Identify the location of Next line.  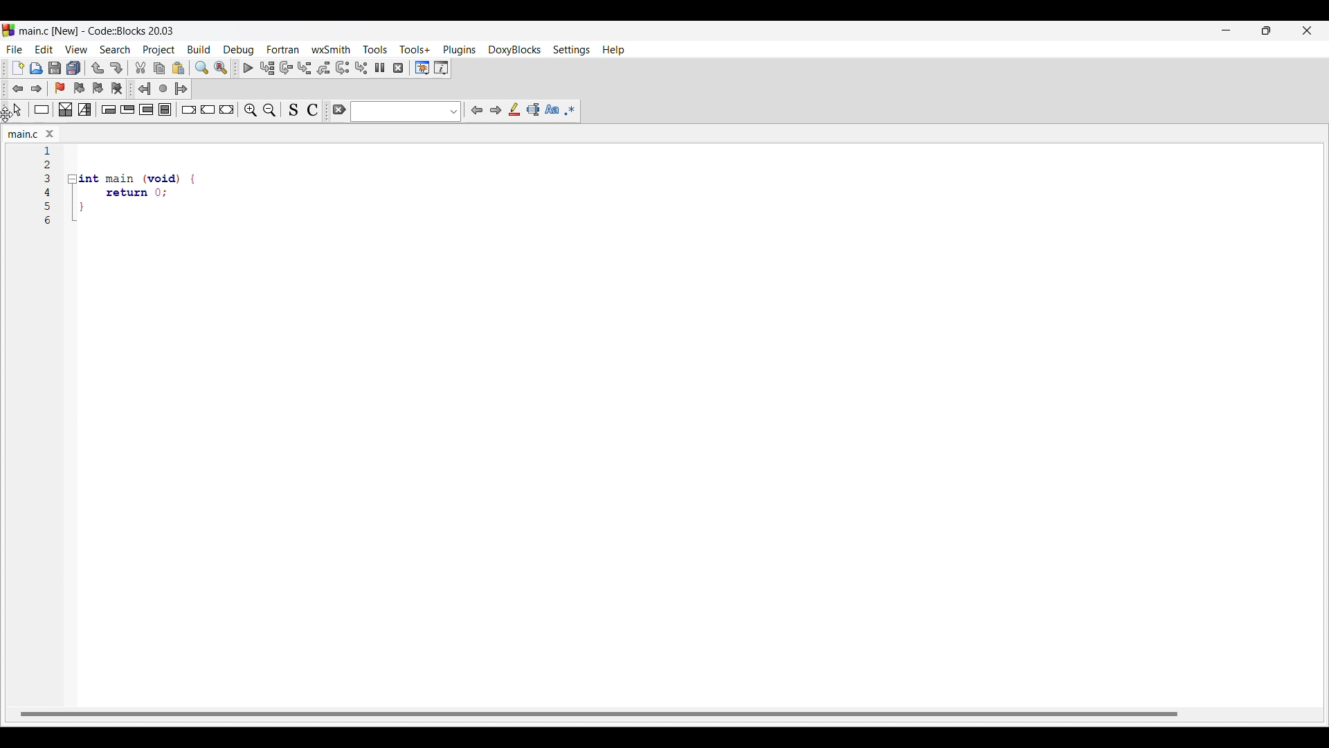
(286, 68).